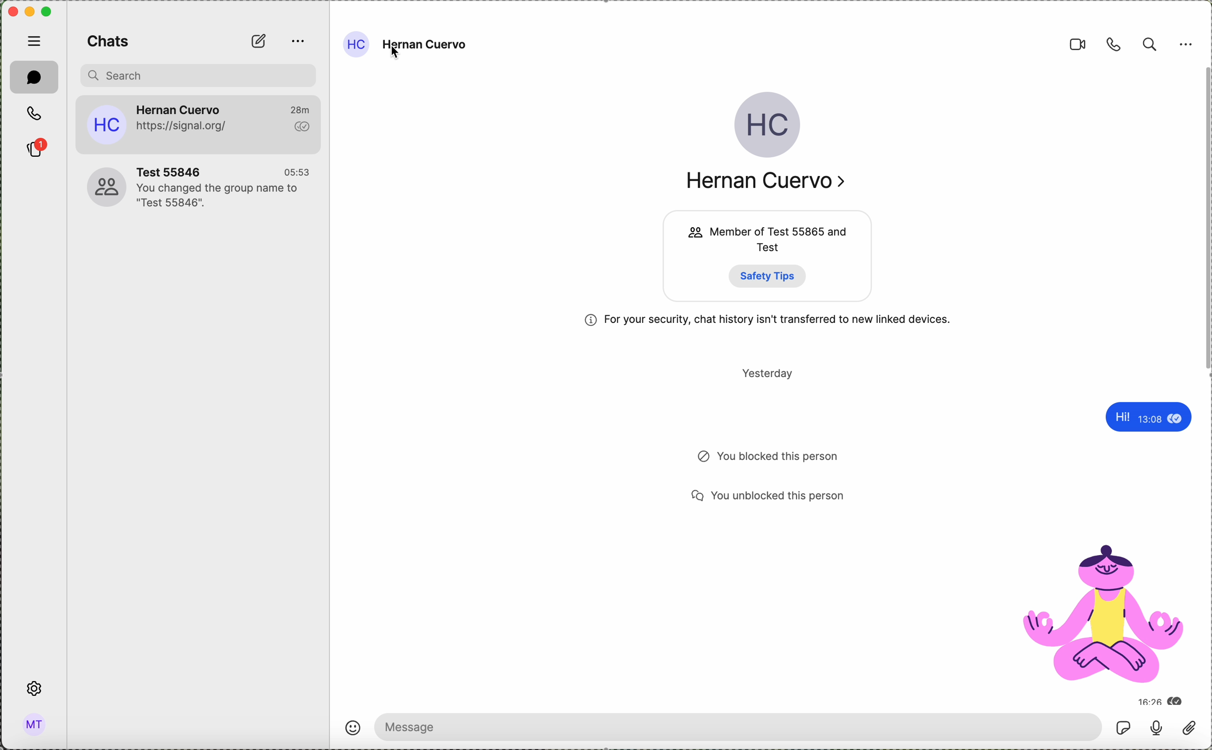 The width and height of the screenshot is (1212, 750). What do you see at coordinates (185, 126) in the screenshot?
I see `https://signal.org/` at bounding box center [185, 126].